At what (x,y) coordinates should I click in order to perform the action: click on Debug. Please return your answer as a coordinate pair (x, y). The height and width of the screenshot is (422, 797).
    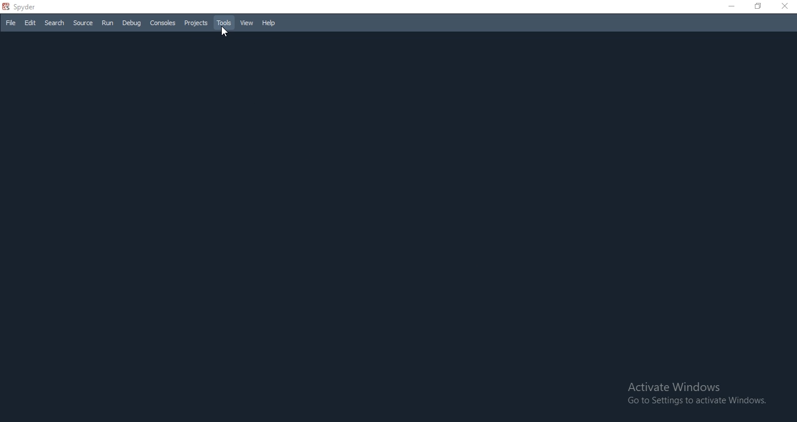
    Looking at the image, I should click on (132, 23).